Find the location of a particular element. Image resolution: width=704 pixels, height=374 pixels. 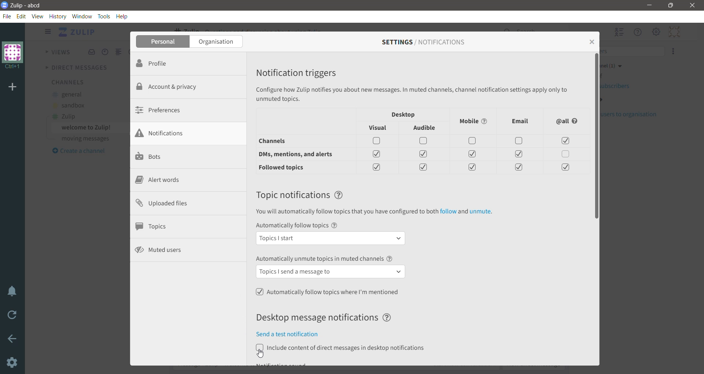

Window is located at coordinates (82, 16).